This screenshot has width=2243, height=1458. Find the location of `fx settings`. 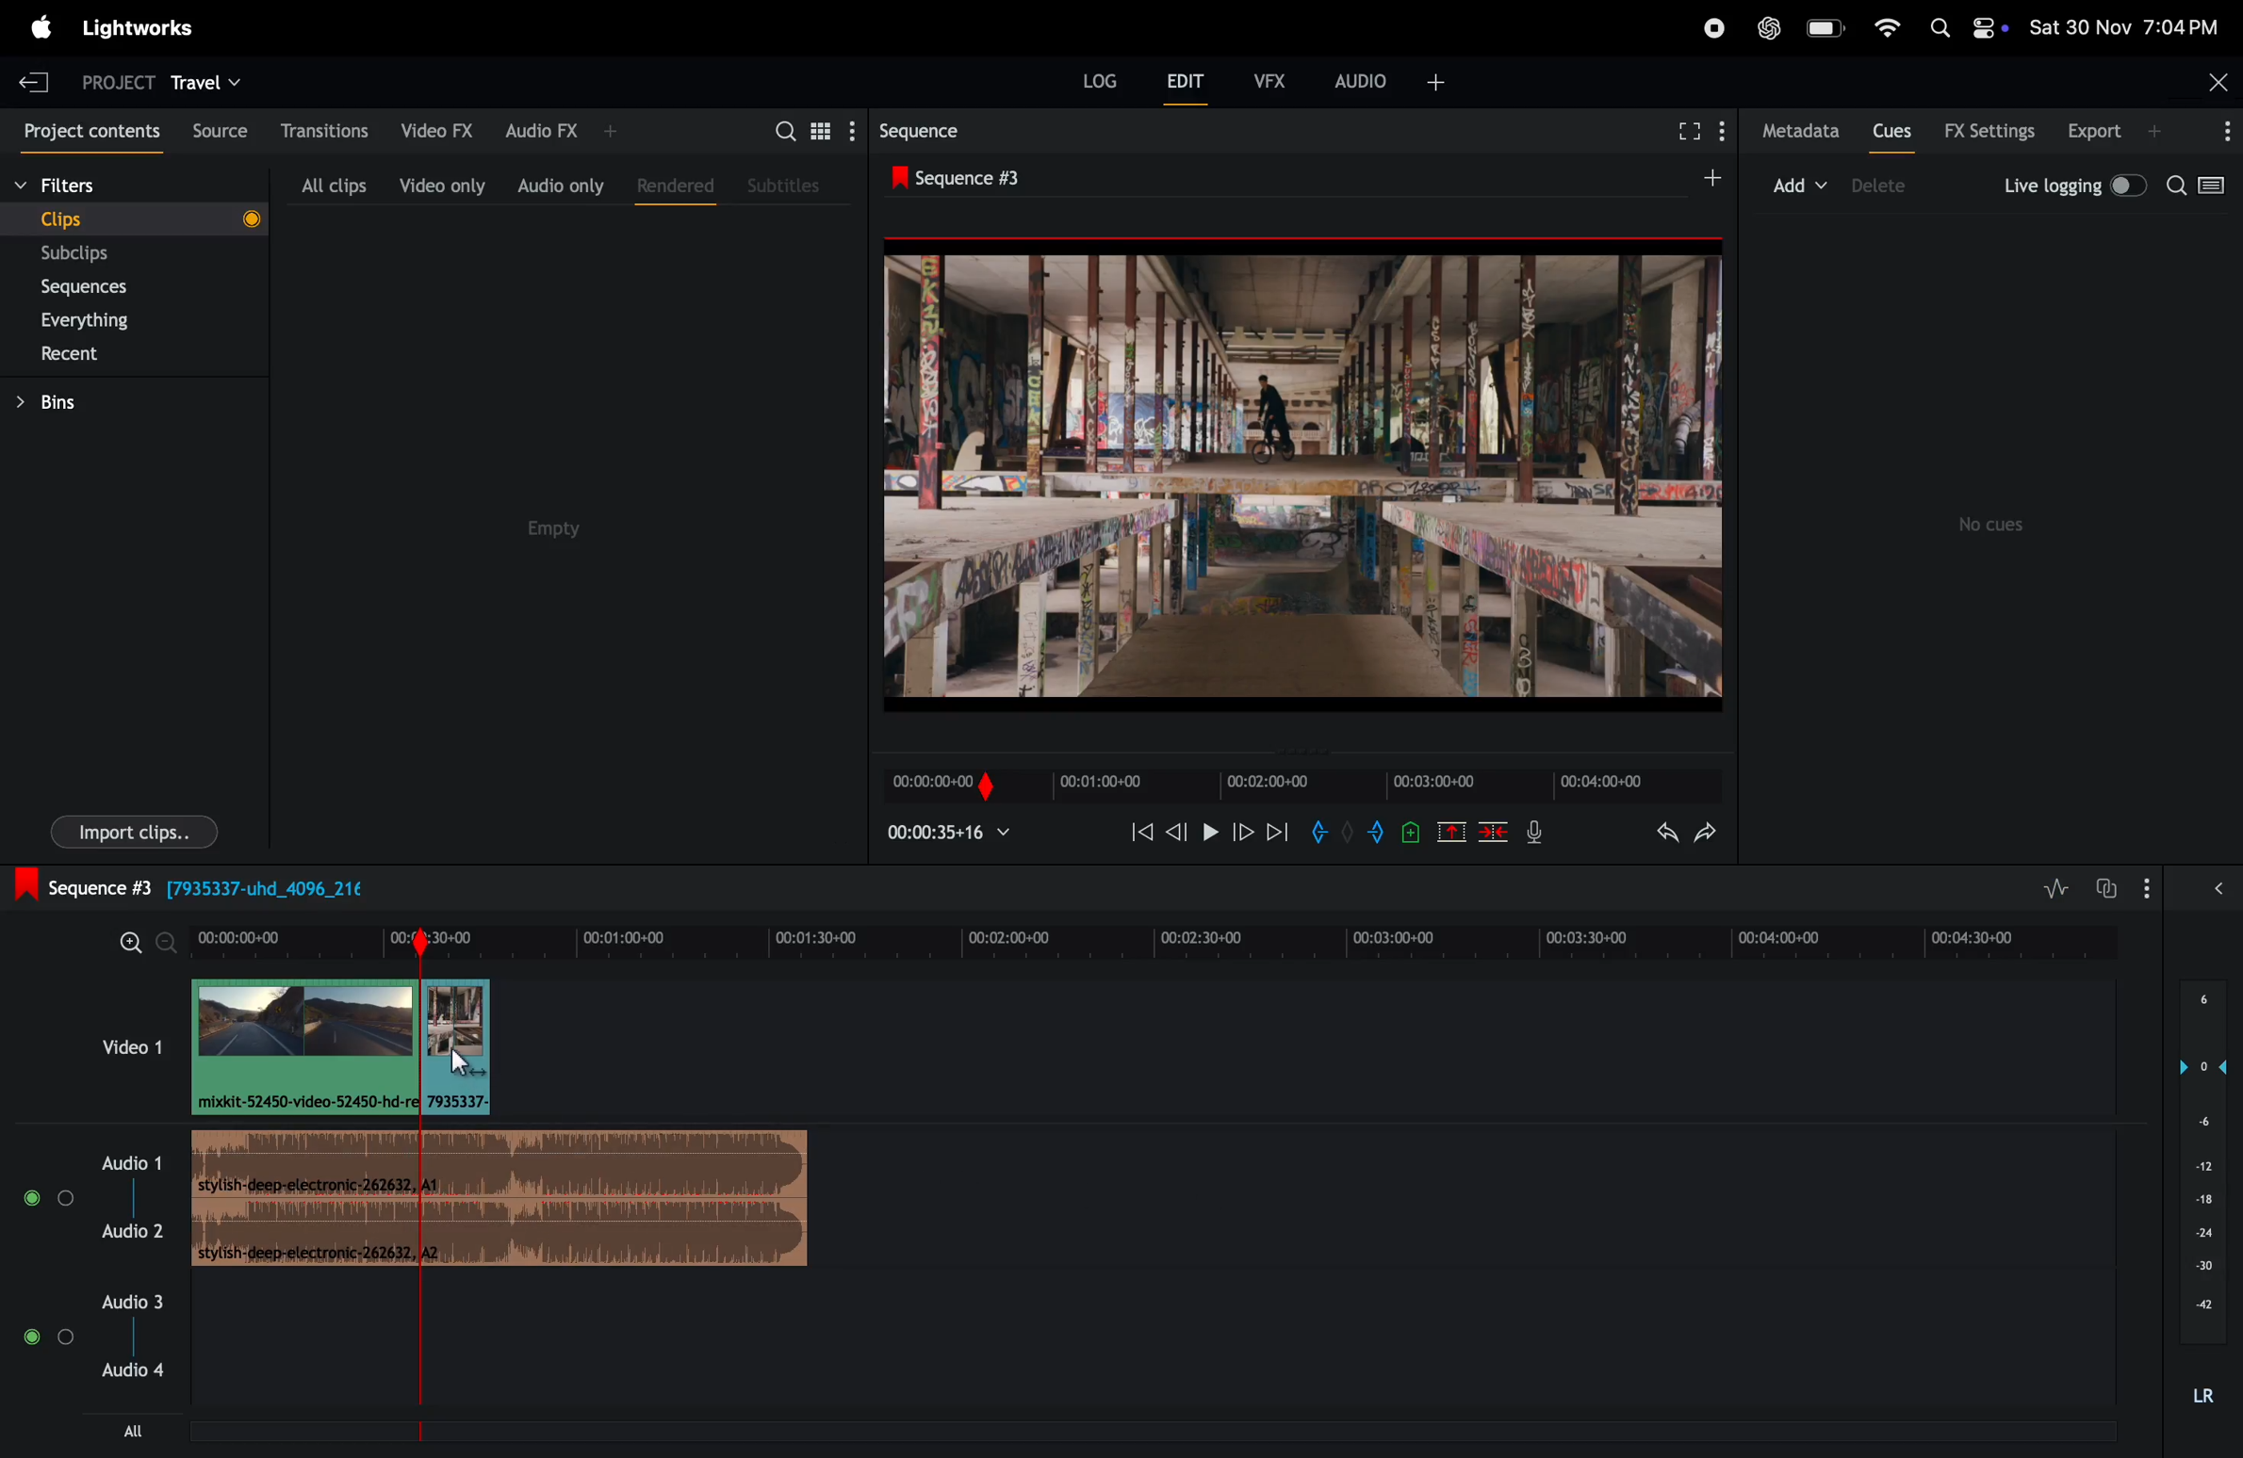

fx settings is located at coordinates (1989, 131).